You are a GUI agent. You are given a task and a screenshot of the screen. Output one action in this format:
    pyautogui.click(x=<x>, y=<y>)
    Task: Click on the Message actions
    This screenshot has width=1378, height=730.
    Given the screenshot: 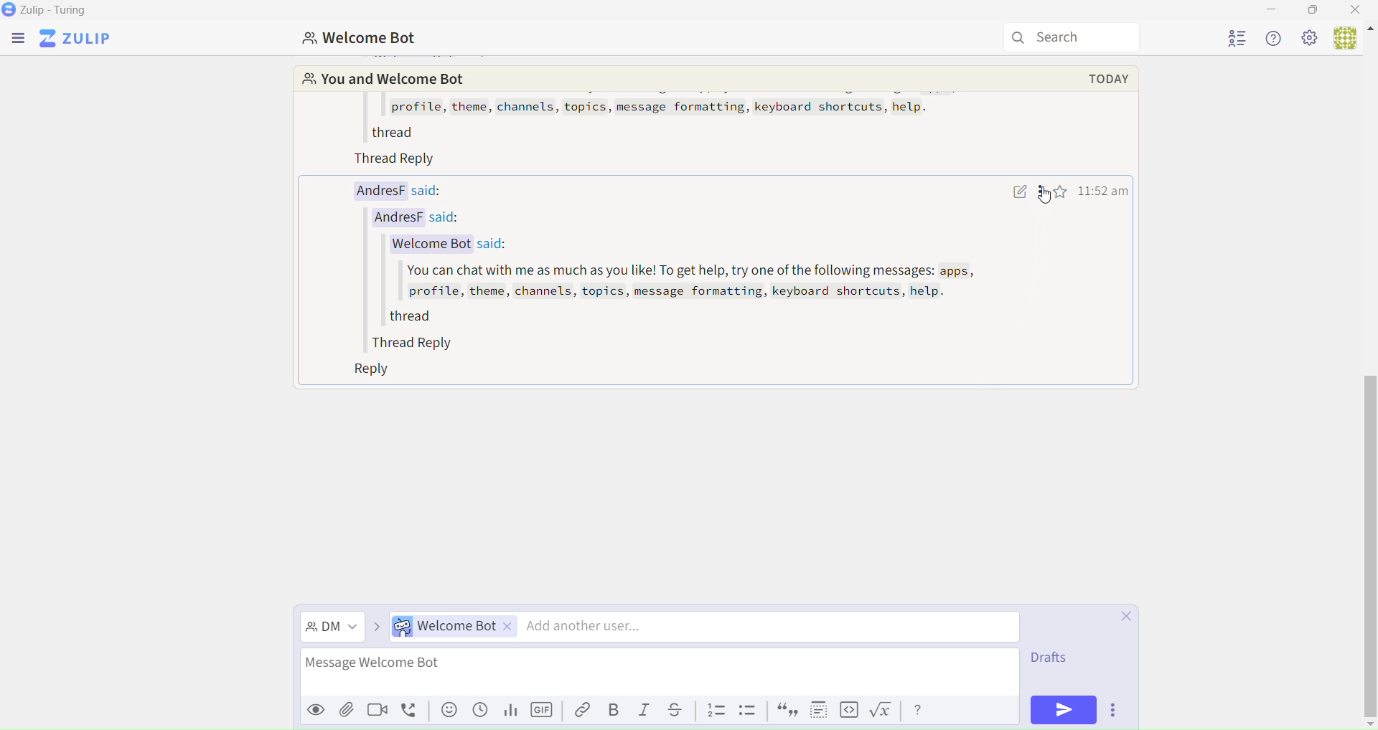 What is the action you would take?
    pyautogui.click(x=1039, y=197)
    